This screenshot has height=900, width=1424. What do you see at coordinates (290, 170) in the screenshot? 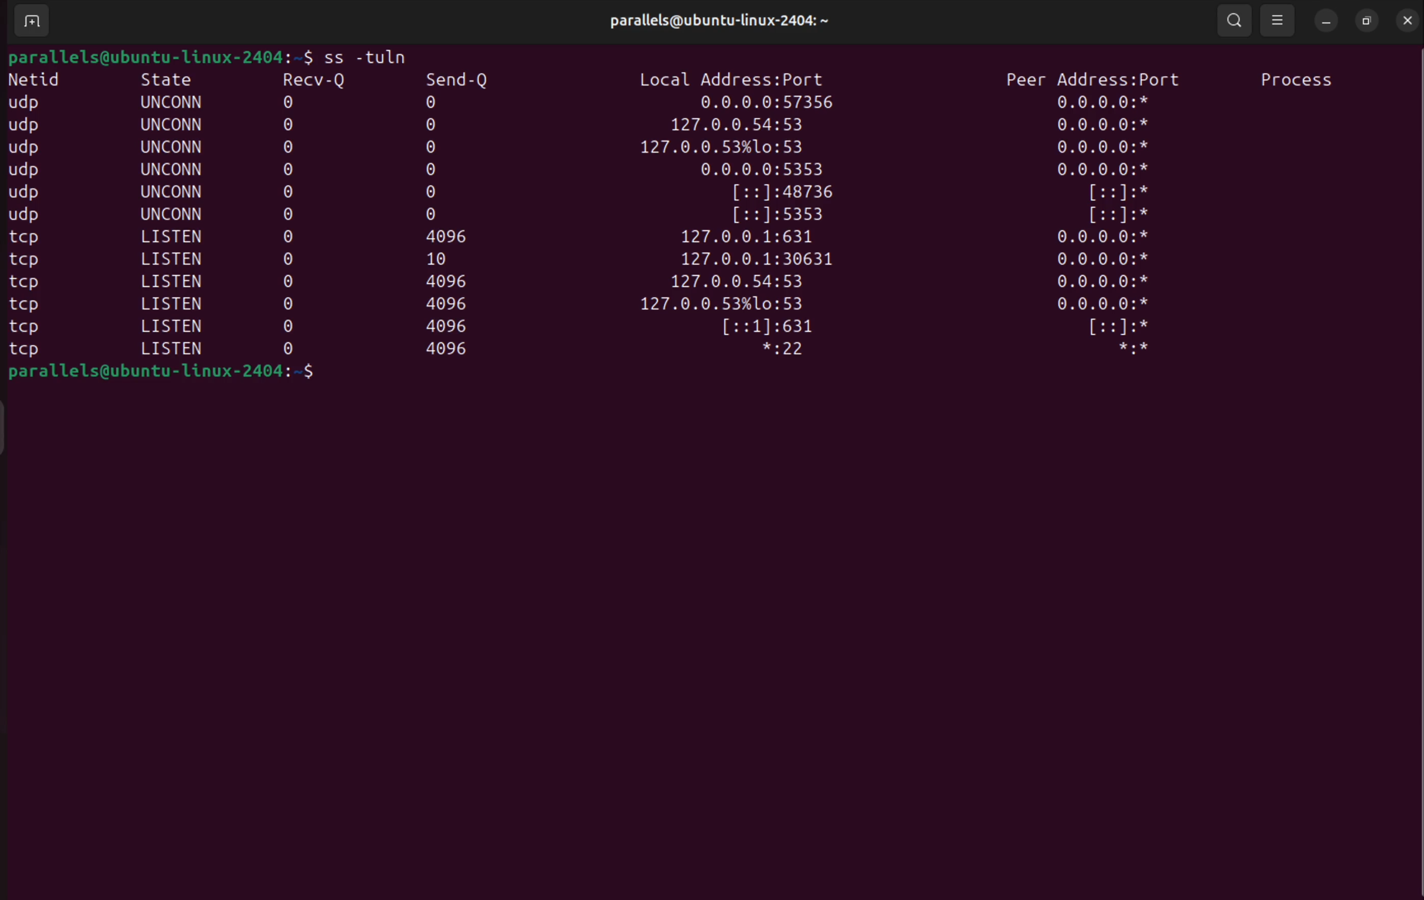
I see `0` at bounding box center [290, 170].